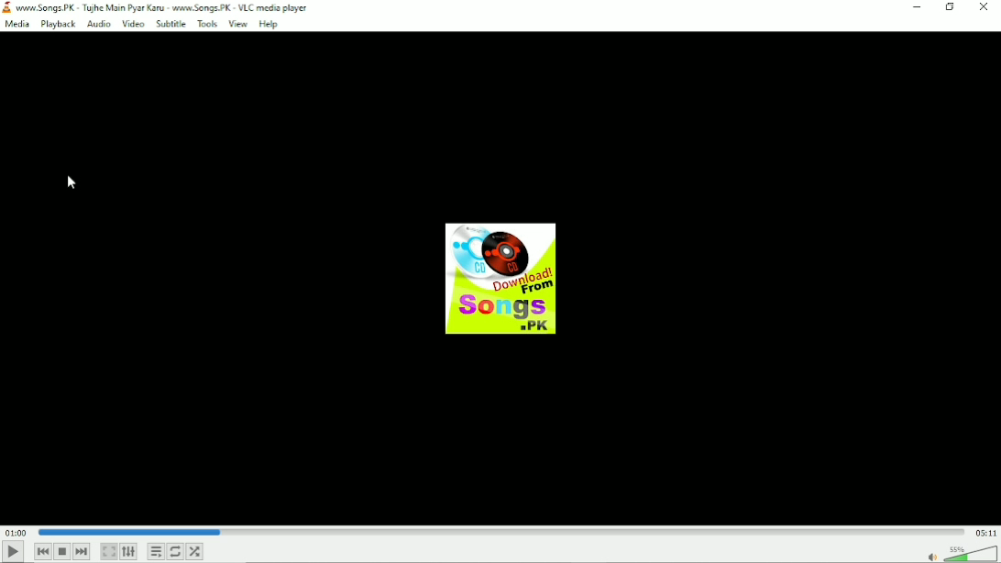 The width and height of the screenshot is (1001, 563). I want to click on Help, so click(270, 25).